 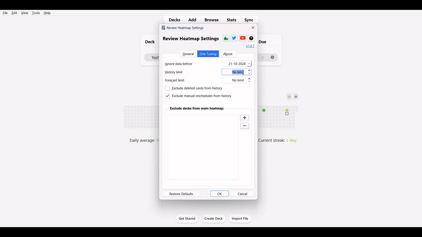 What do you see at coordinates (194, 19) in the screenshot?
I see `Add` at bounding box center [194, 19].